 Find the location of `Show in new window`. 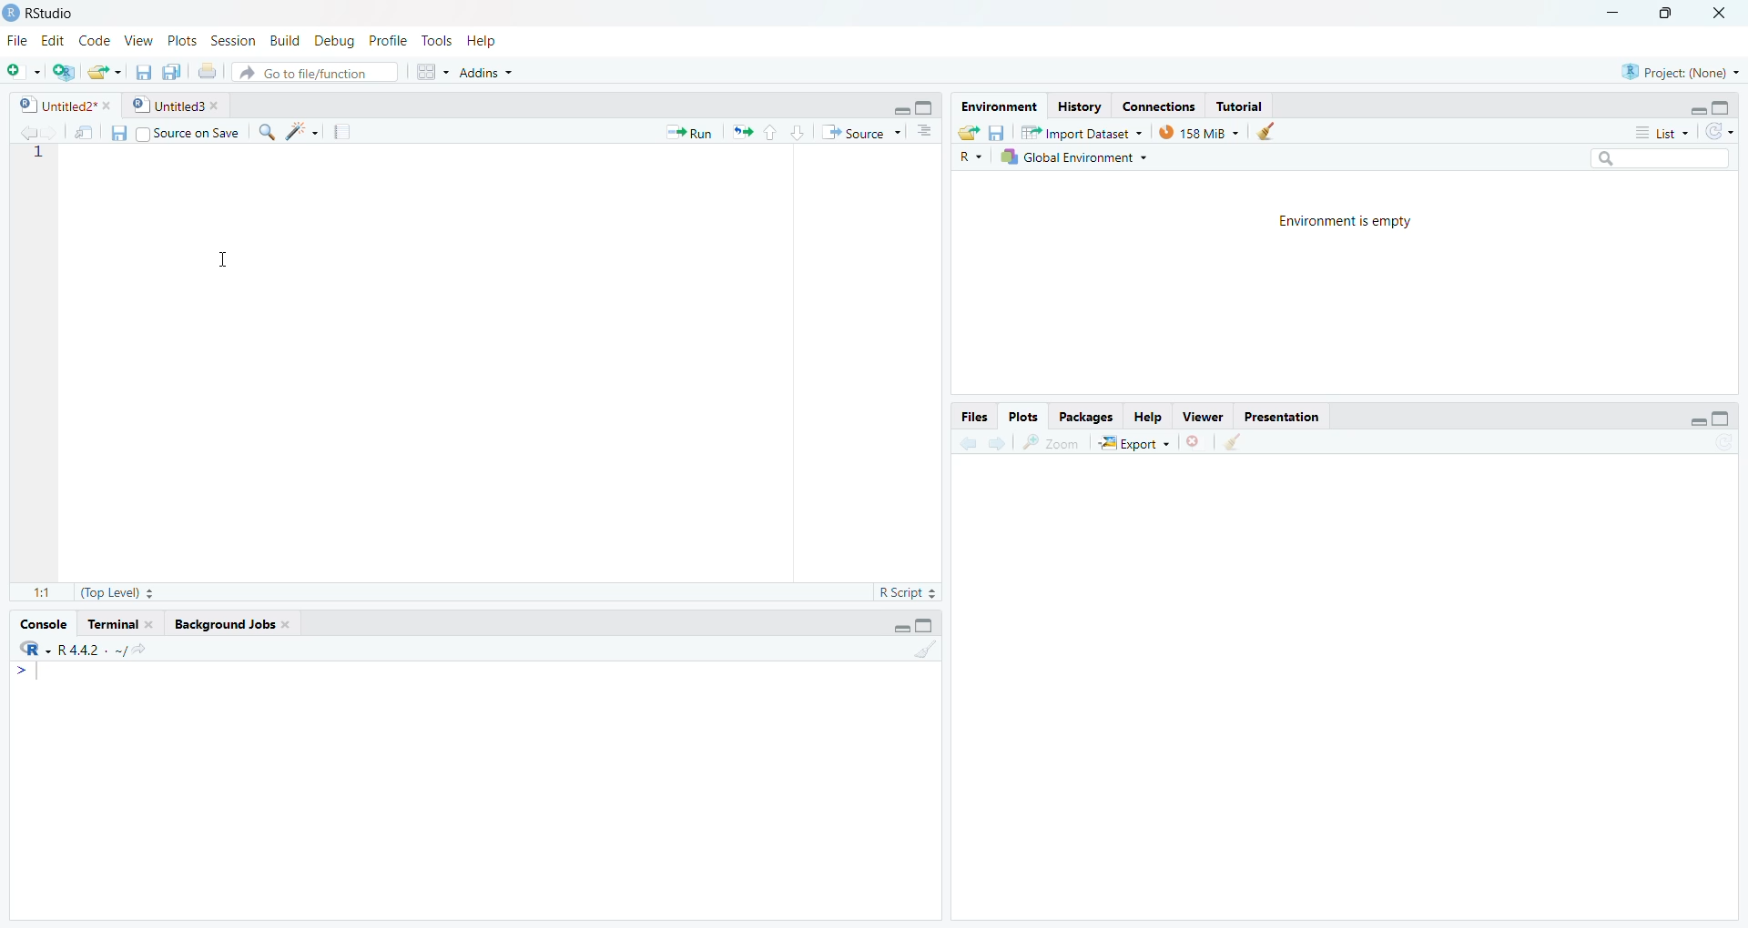

Show in new window is located at coordinates (79, 131).